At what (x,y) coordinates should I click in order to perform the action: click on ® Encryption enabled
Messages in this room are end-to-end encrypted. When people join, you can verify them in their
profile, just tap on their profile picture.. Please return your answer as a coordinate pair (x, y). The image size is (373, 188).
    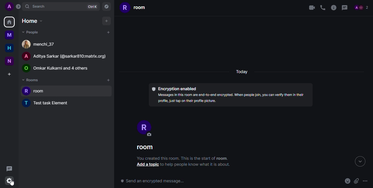
    Looking at the image, I should click on (230, 96).